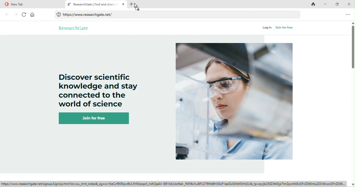 This screenshot has width=355, height=187. What do you see at coordinates (96, 118) in the screenshot?
I see `join for free` at bounding box center [96, 118].